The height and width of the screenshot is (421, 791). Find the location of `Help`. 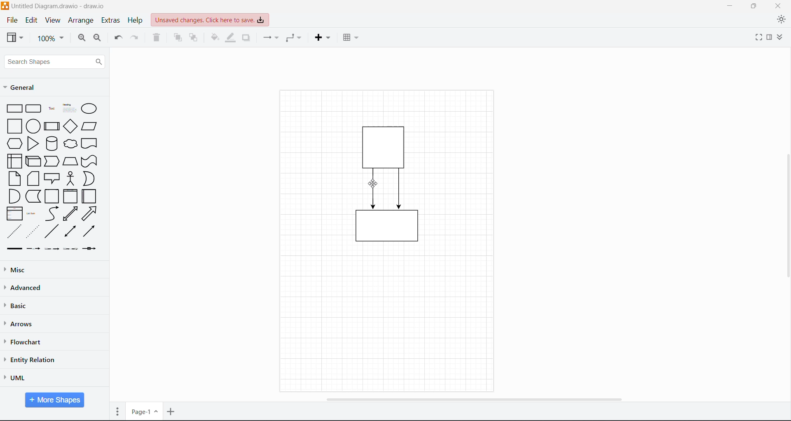

Help is located at coordinates (136, 20).